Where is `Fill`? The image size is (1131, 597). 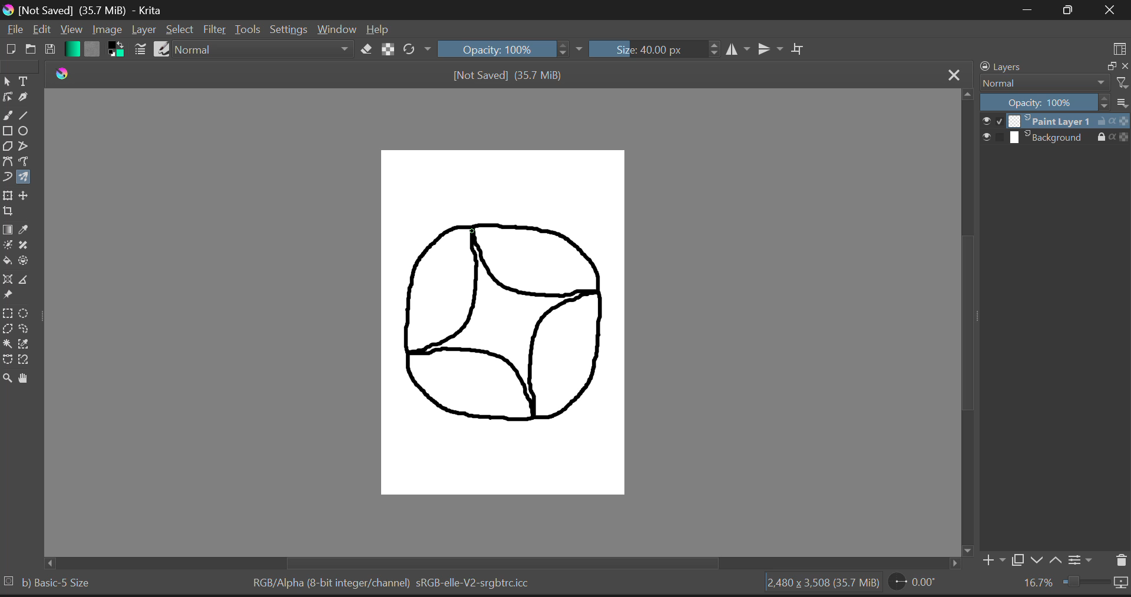
Fill is located at coordinates (7, 260).